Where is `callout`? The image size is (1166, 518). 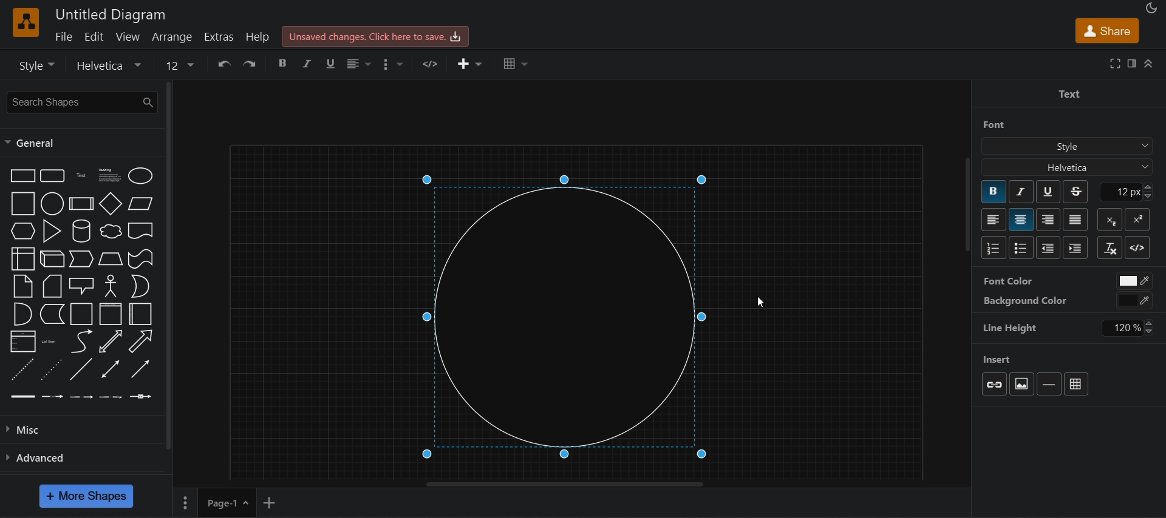
callout is located at coordinates (83, 288).